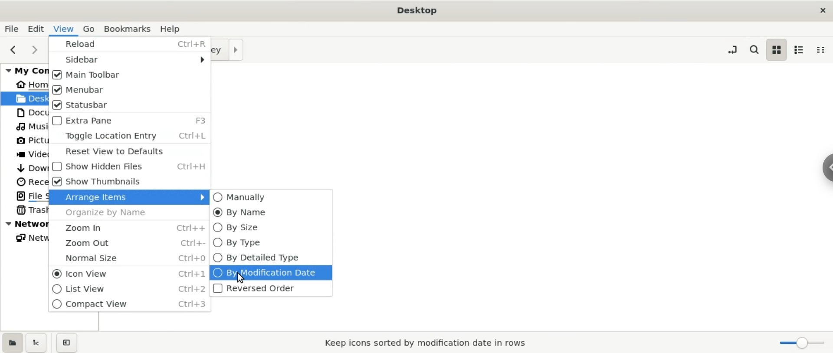 The image size is (833, 353). Describe the element at coordinates (13, 29) in the screenshot. I see `file` at that location.